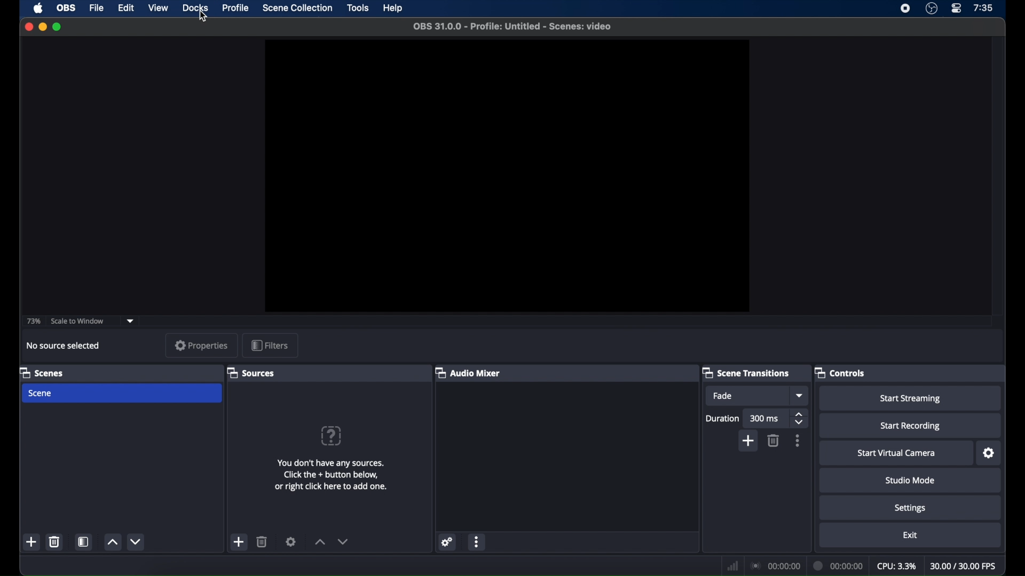 The width and height of the screenshot is (1025, 576). What do you see at coordinates (765, 418) in the screenshot?
I see `300 ms` at bounding box center [765, 418].